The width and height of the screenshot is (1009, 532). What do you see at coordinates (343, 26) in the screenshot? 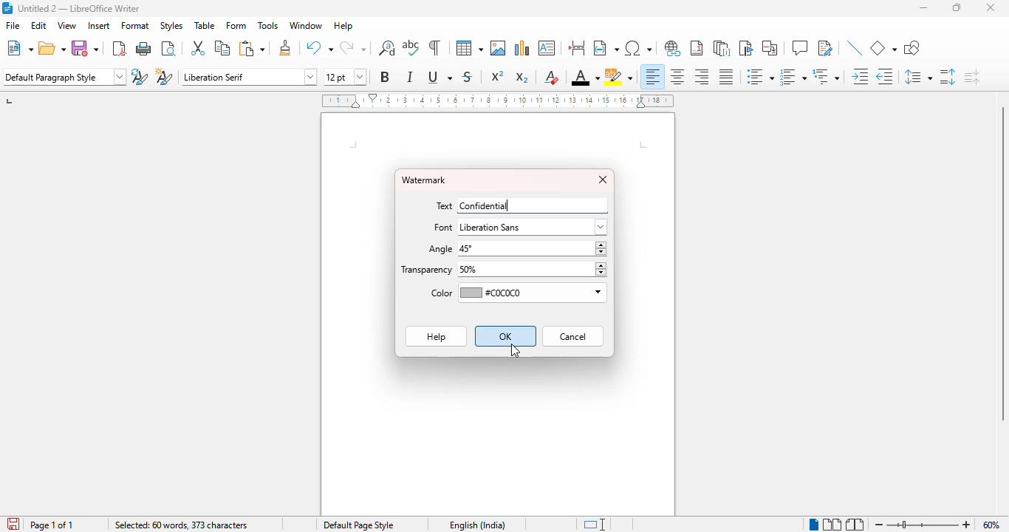
I see `help` at bounding box center [343, 26].